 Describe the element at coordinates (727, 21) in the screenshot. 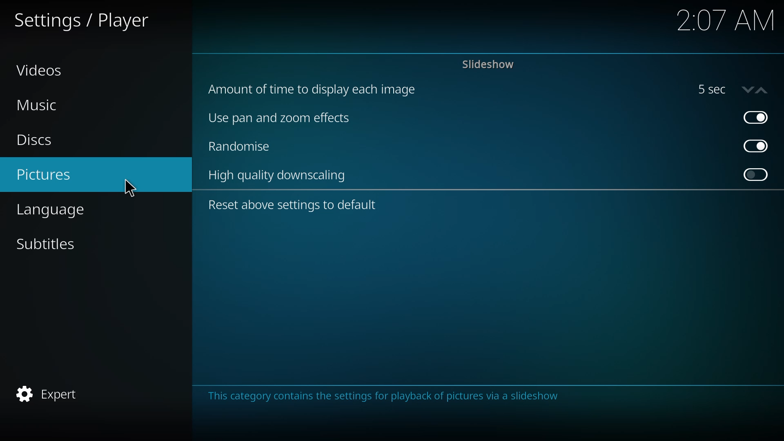

I see `time` at that location.